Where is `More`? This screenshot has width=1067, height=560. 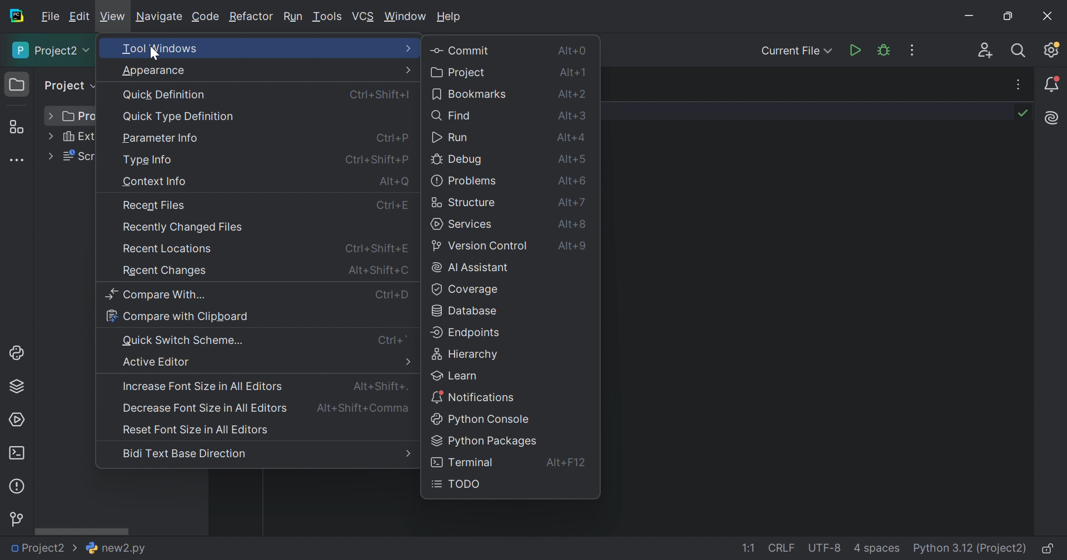 More is located at coordinates (407, 361).